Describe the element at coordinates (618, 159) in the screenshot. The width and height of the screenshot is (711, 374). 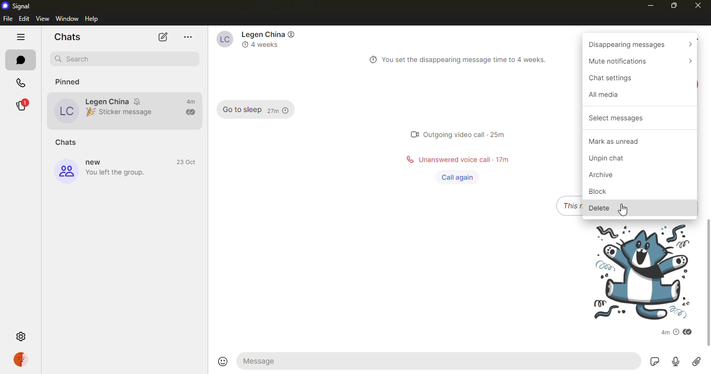
I see `unpin chat` at that location.